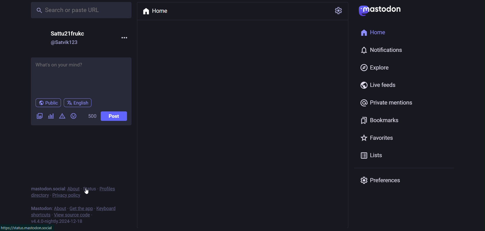 The width and height of the screenshot is (485, 231). What do you see at coordinates (81, 75) in the screenshot?
I see `post here` at bounding box center [81, 75].